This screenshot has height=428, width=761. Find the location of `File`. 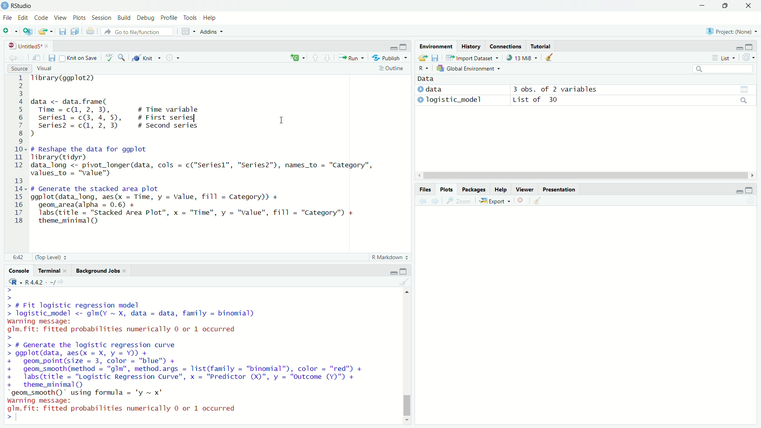

File is located at coordinates (8, 18).